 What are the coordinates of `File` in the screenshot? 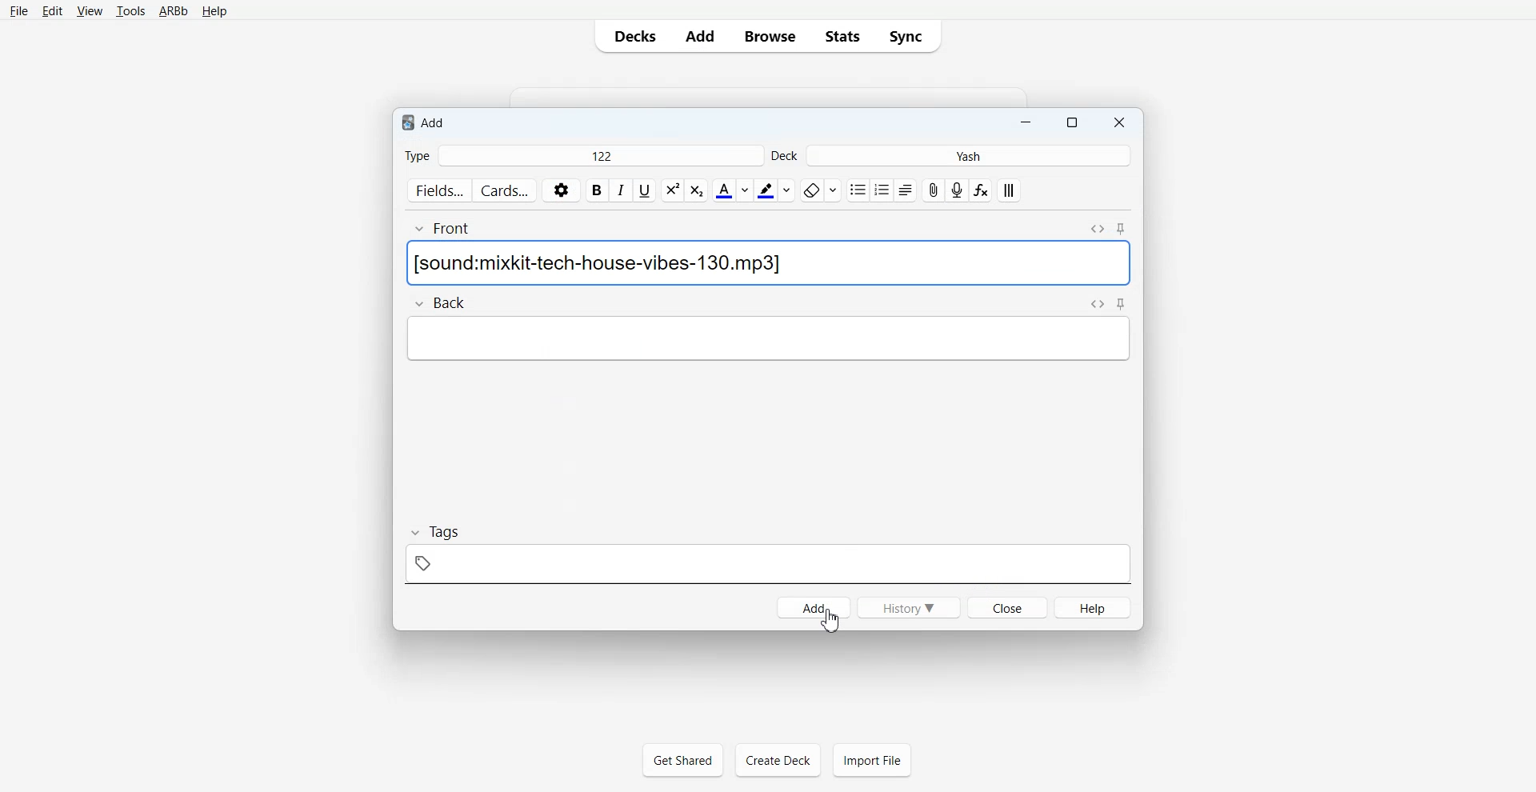 It's located at (18, 11).